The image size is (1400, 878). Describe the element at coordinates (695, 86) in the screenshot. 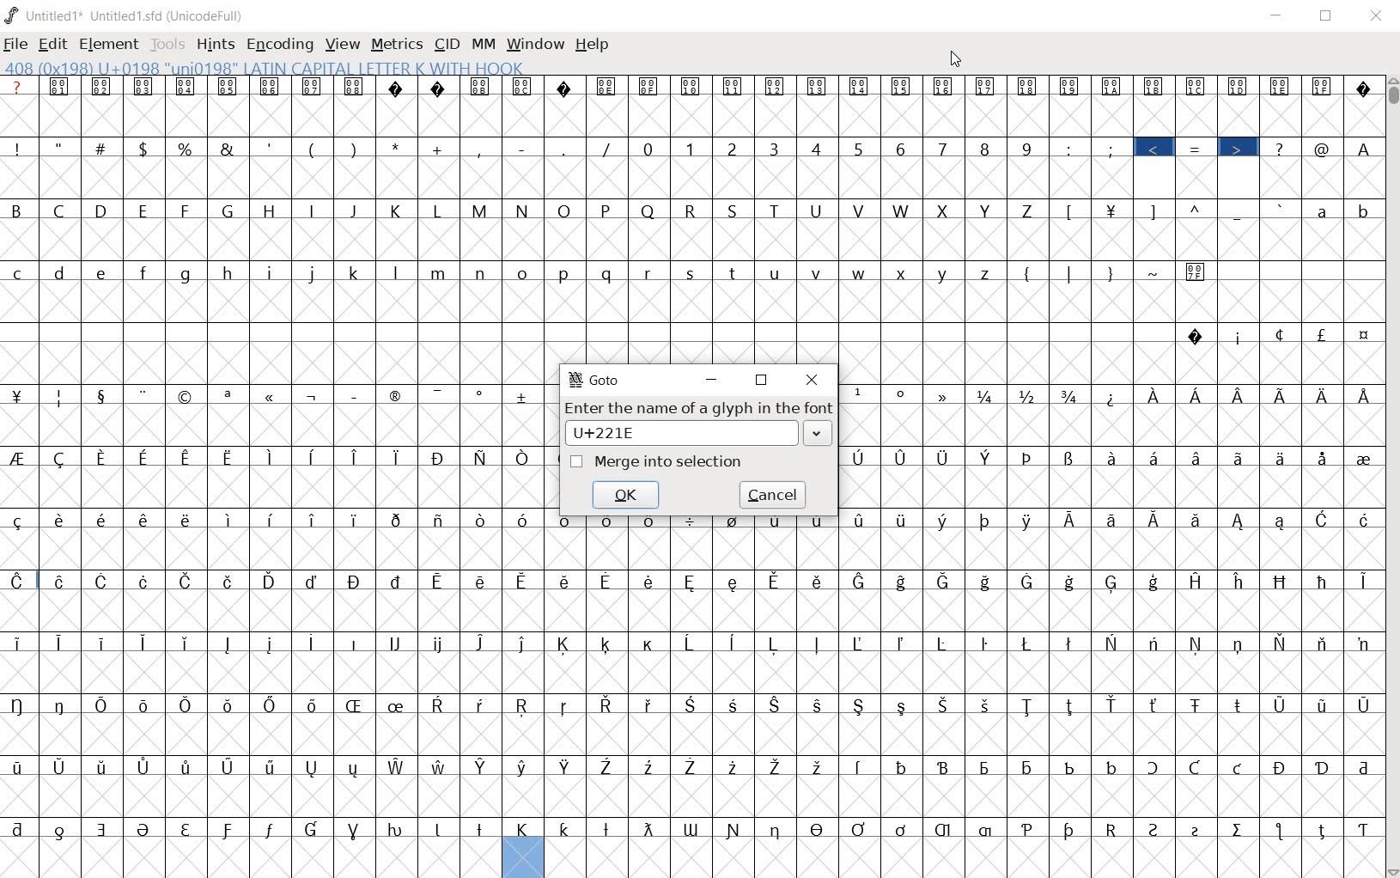

I see `unrecognized glyphs` at that location.